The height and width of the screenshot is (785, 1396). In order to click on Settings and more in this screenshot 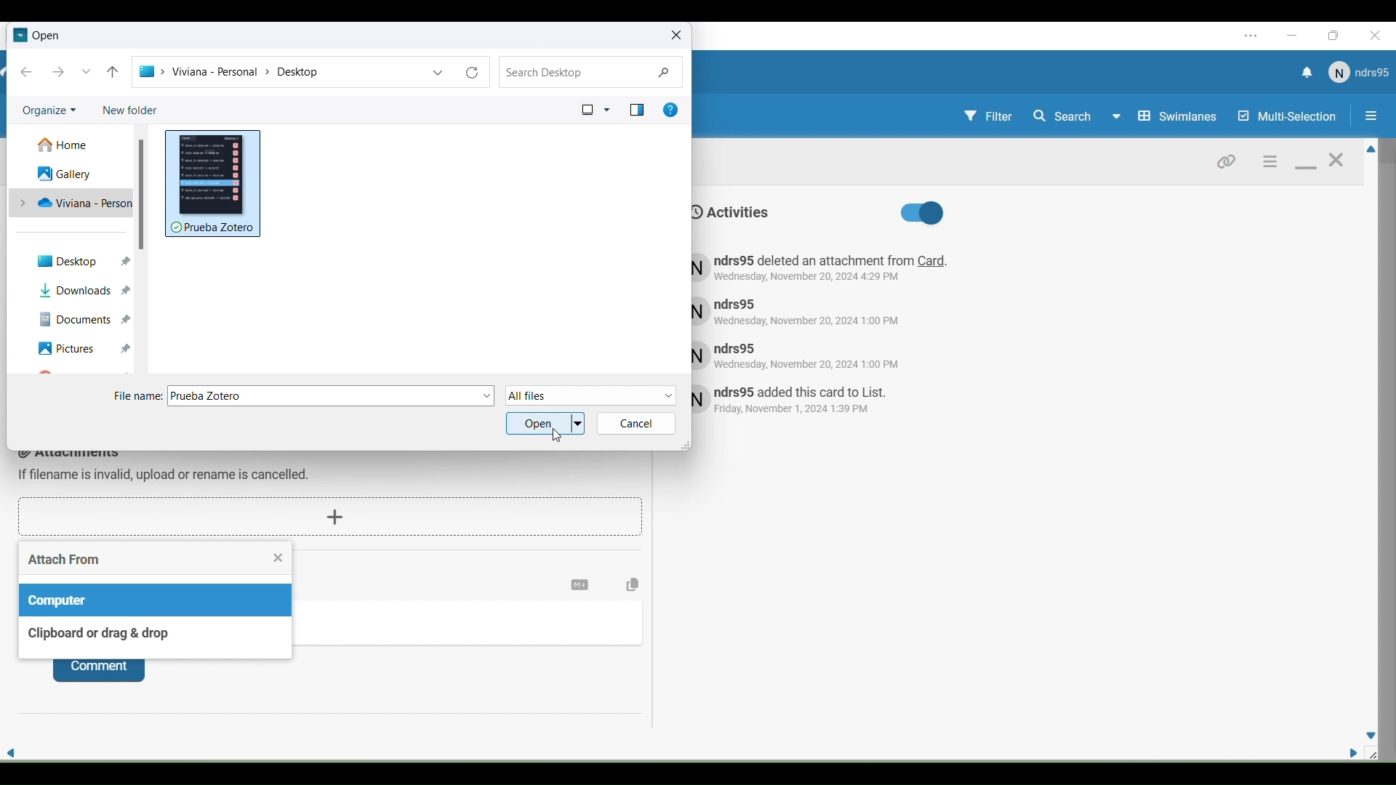, I will do `click(1252, 36)`.